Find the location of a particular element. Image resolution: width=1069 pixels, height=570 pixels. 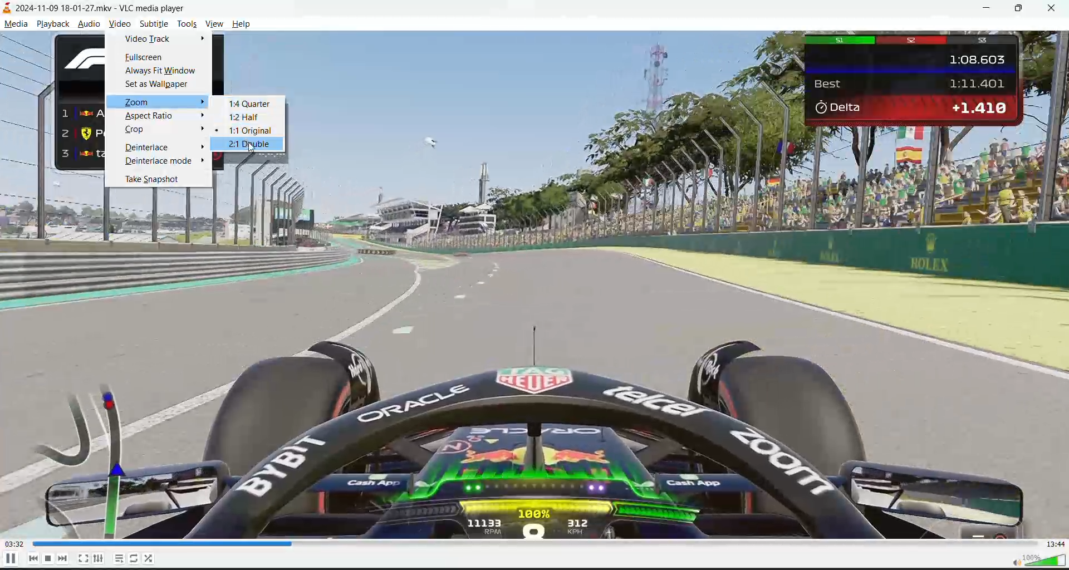

toggle loop is located at coordinates (136, 560).